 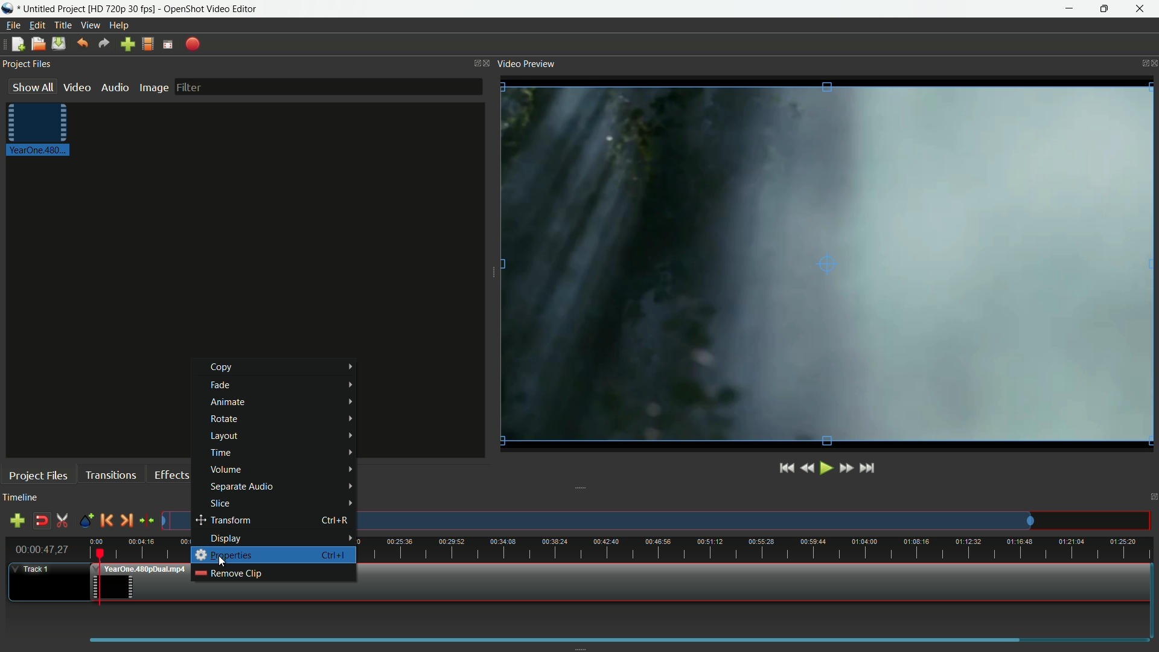 What do you see at coordinates (18, 44) in the screenshot?
I see `new file` at bounding box center [18, 44].